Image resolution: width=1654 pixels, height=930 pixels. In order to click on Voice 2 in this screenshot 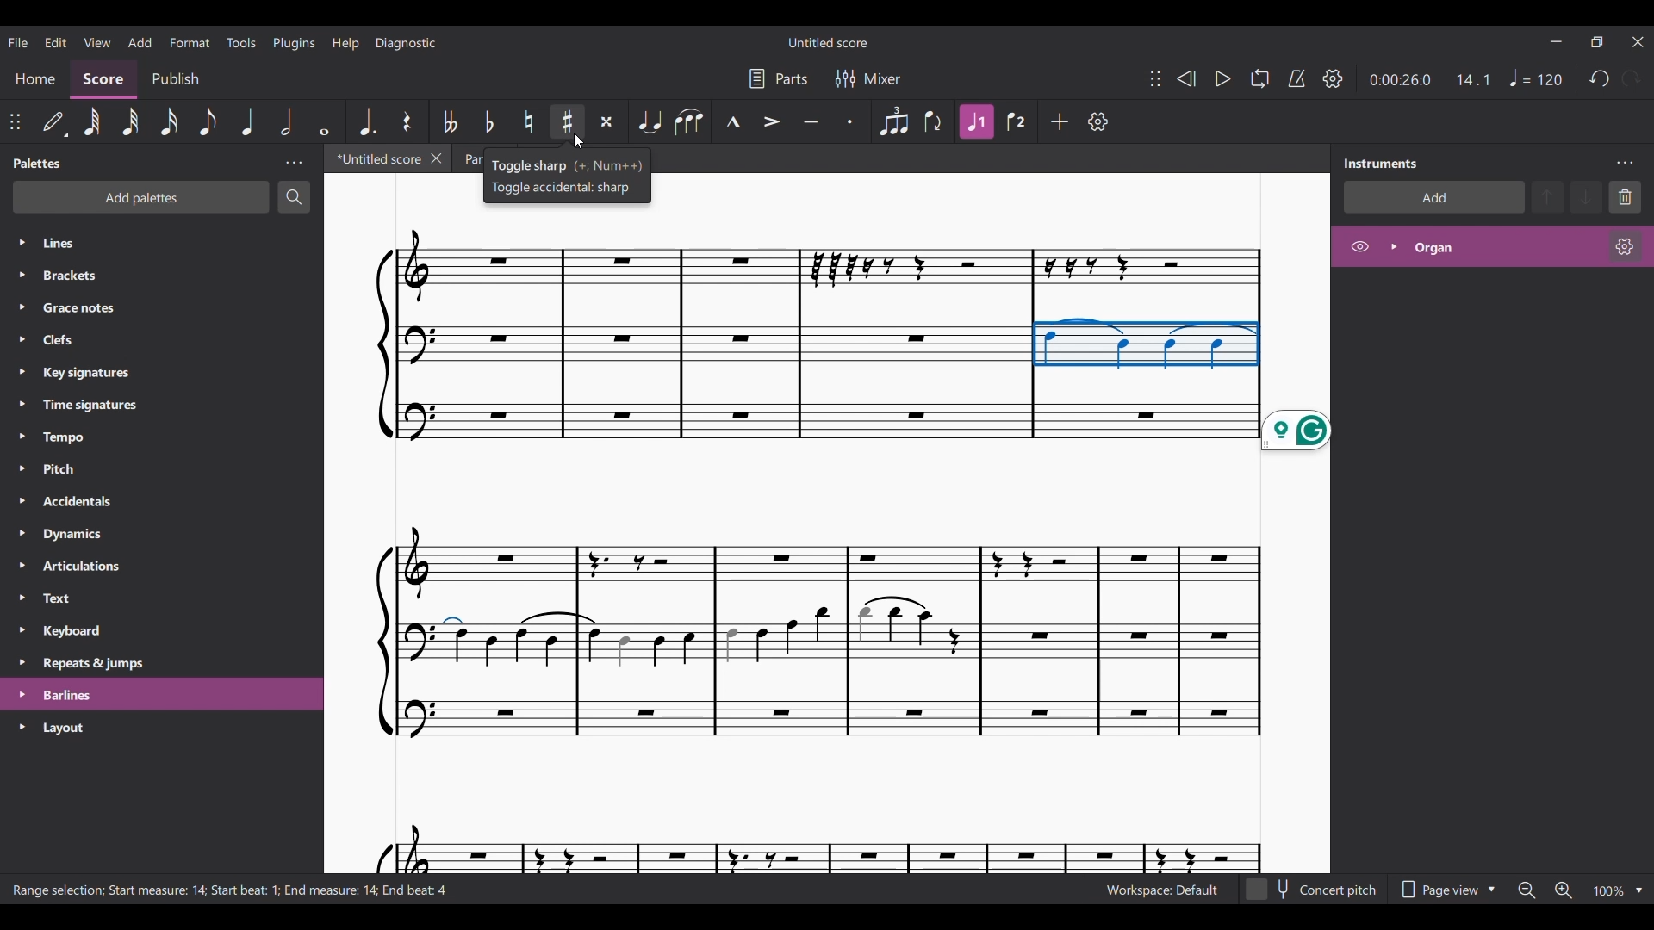, I will do `click(1015, 121)`.